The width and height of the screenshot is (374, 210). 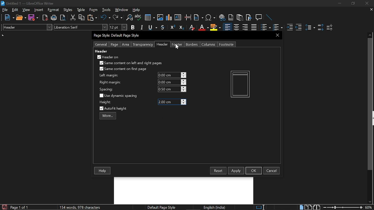 What do you see at coordinates (101, 44) in the screenshot?
I see `General` at bounding box center [101, 44].